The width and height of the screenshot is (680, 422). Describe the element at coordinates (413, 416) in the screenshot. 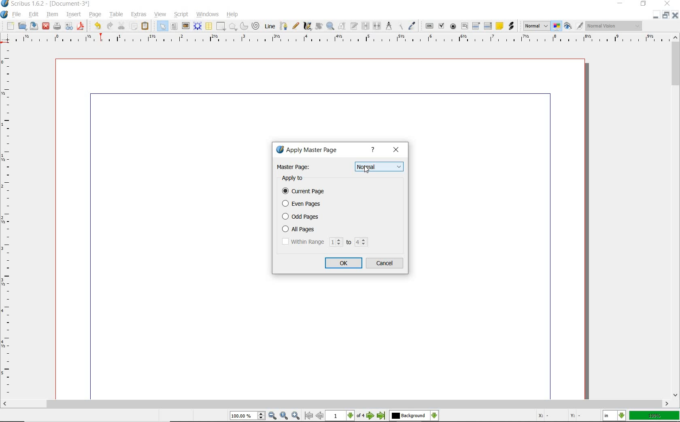

I see `select the current layer` at that location.